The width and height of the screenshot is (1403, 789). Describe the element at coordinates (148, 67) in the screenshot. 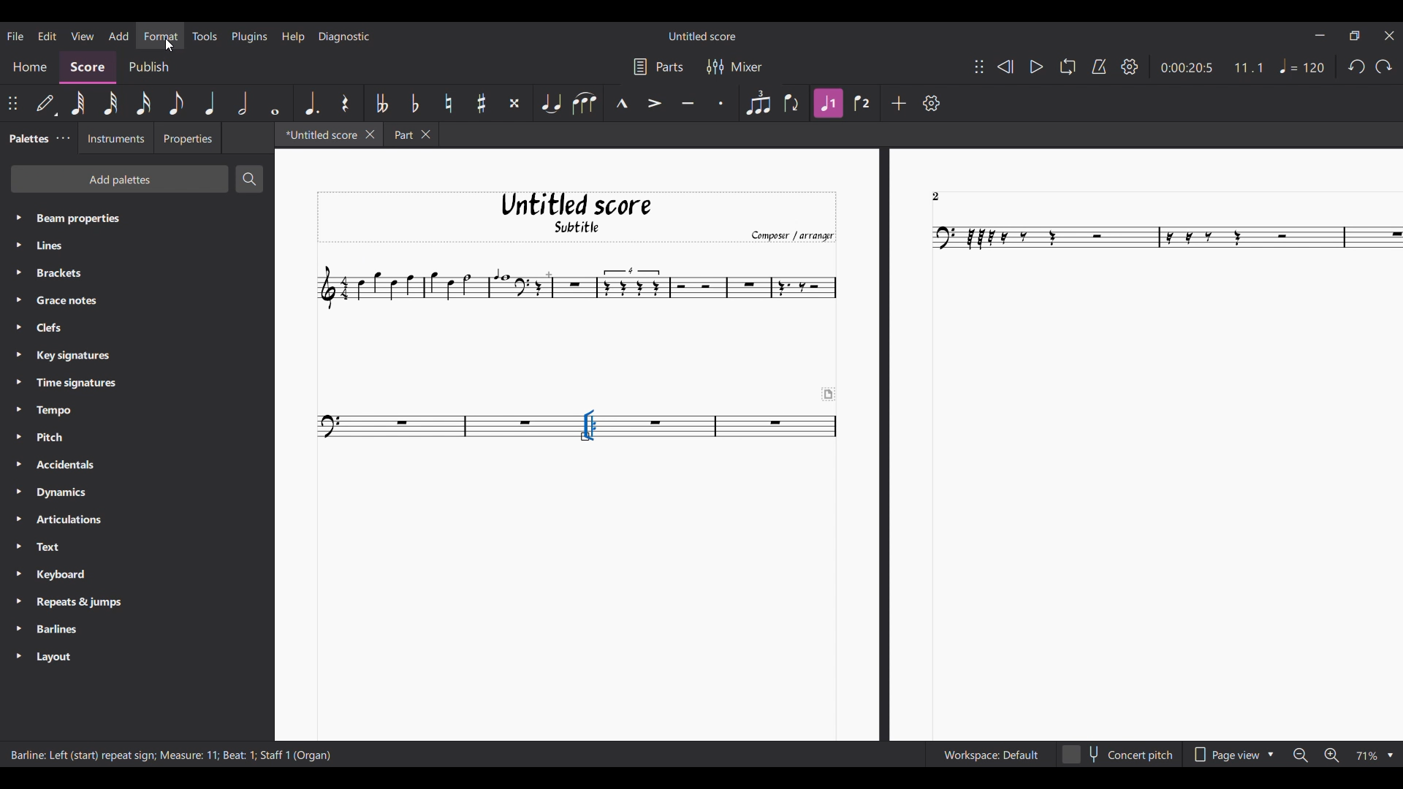

I see `Publish` at that location.